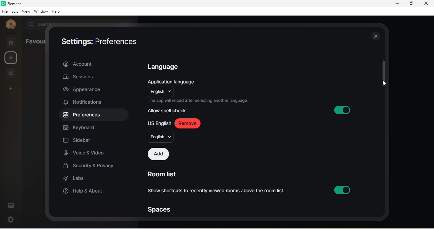 The image size is (434, 229). Describe the element at coordinates (78, 141) in the screenshot. I see `sidebar` at that location.